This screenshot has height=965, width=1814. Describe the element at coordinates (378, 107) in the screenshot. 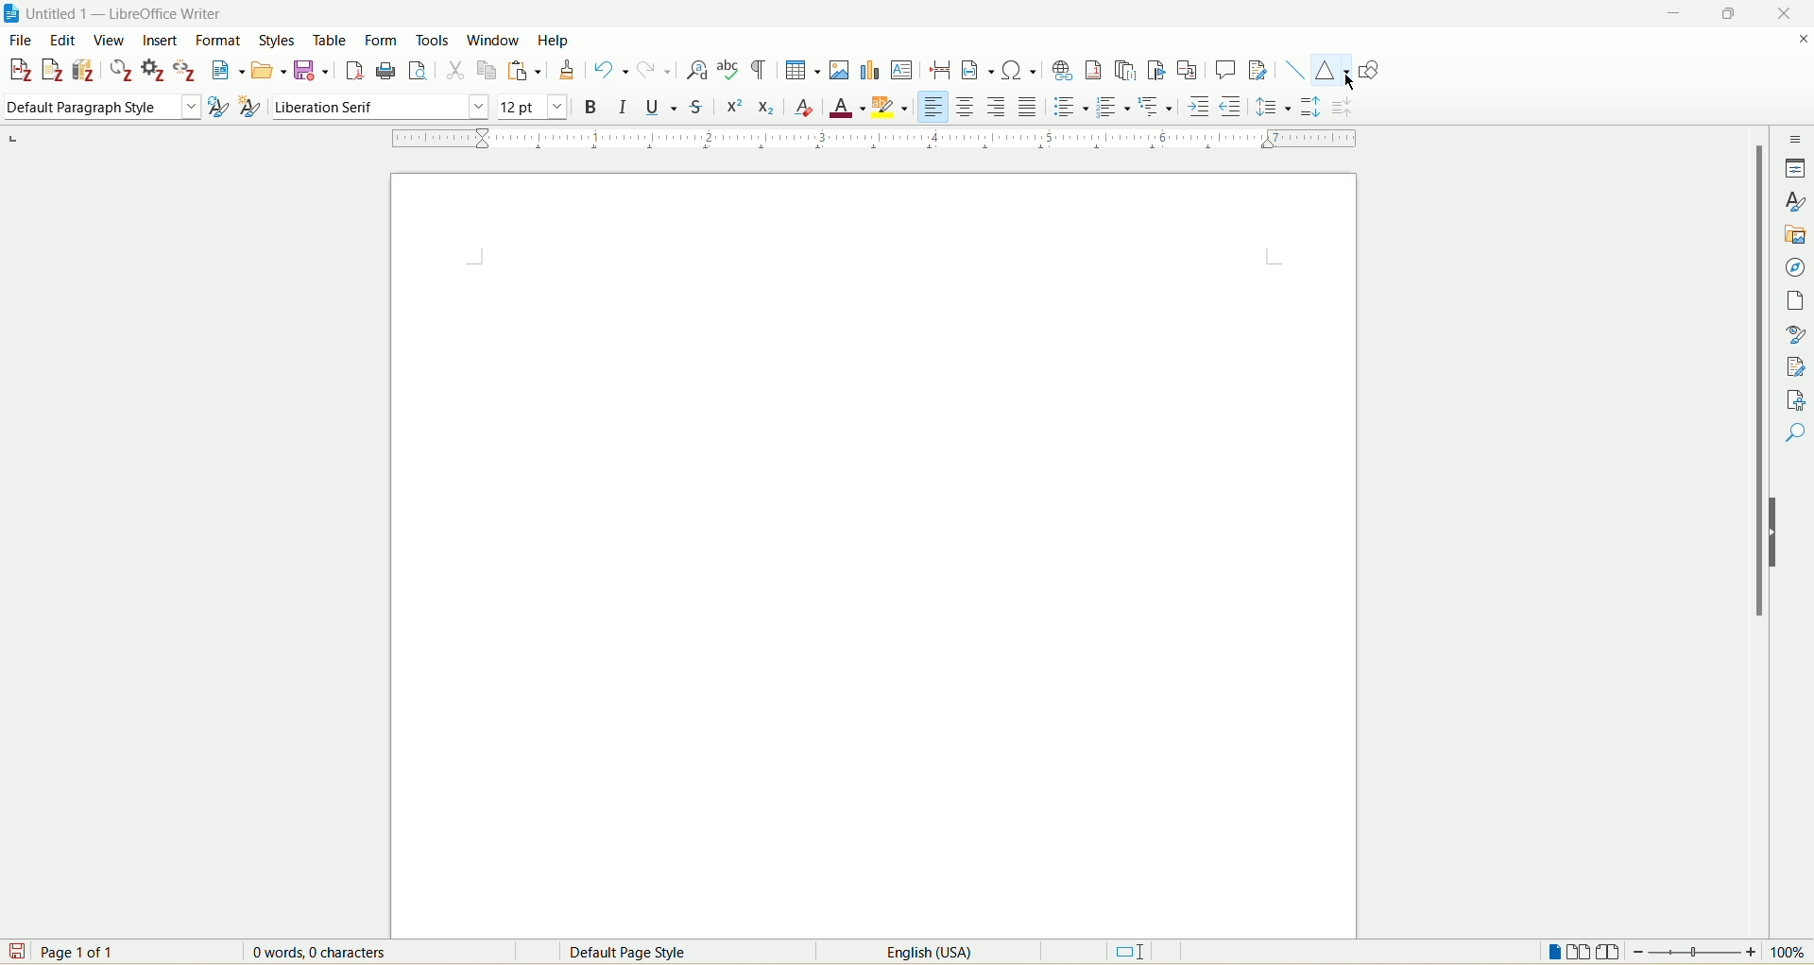

I see `font name` at that location.